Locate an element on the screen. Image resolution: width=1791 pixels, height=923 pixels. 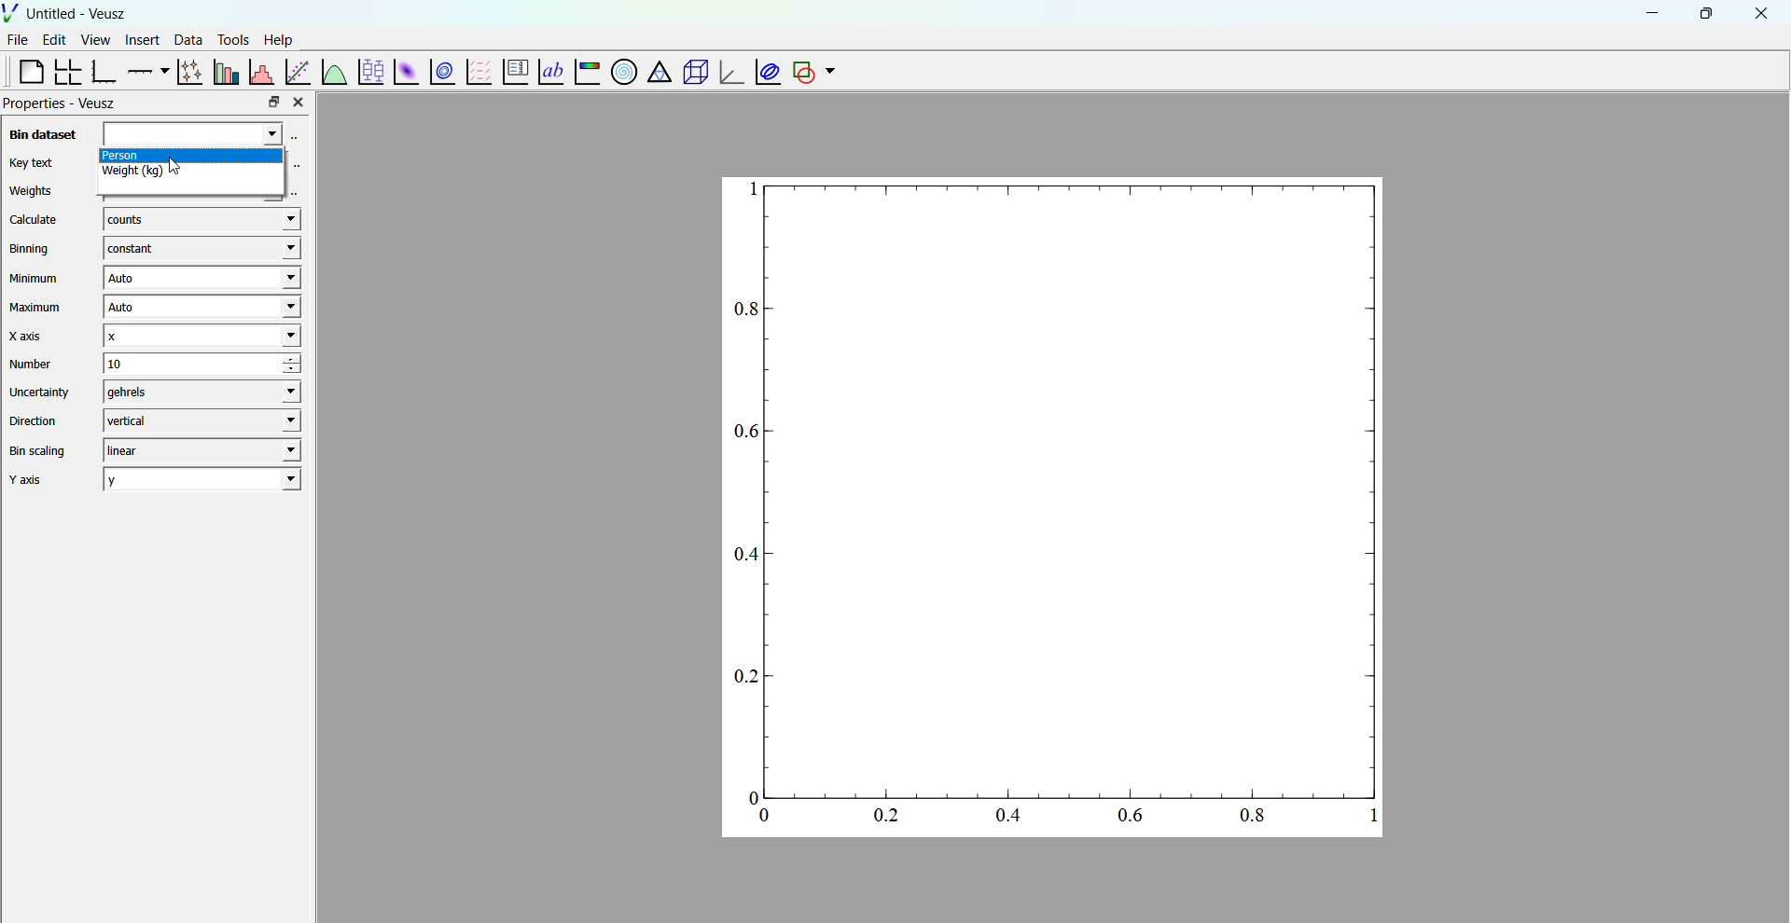
increase number is located at coordinates (305, 359).